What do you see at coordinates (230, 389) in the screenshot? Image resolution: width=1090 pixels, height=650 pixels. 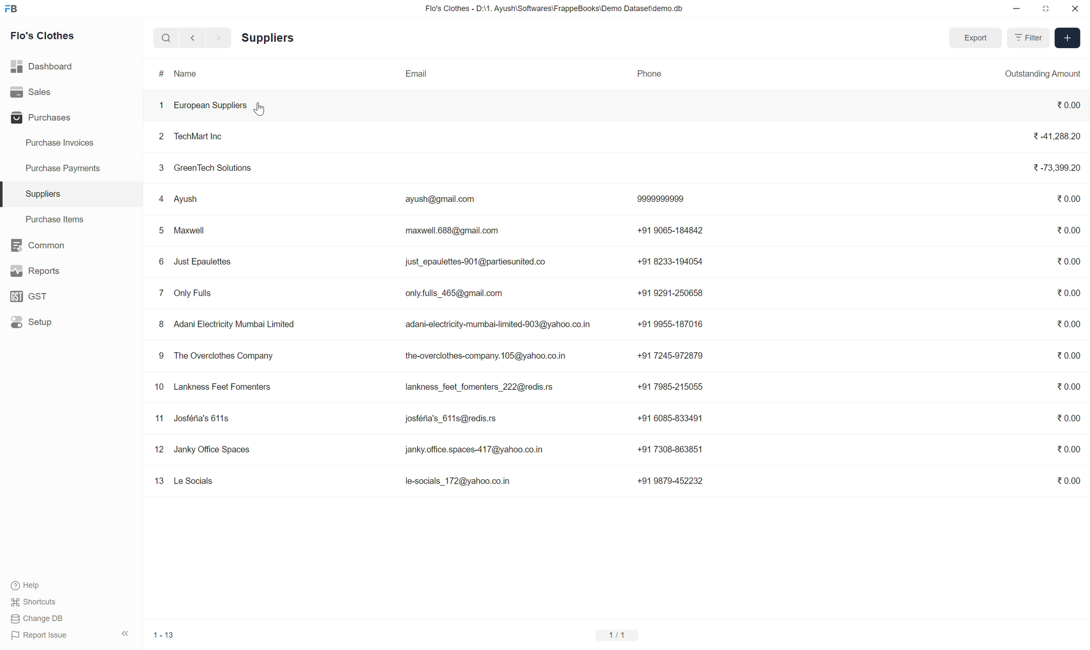 I see `Lankness Feet Fomenters` at bounding box center [230, 389].